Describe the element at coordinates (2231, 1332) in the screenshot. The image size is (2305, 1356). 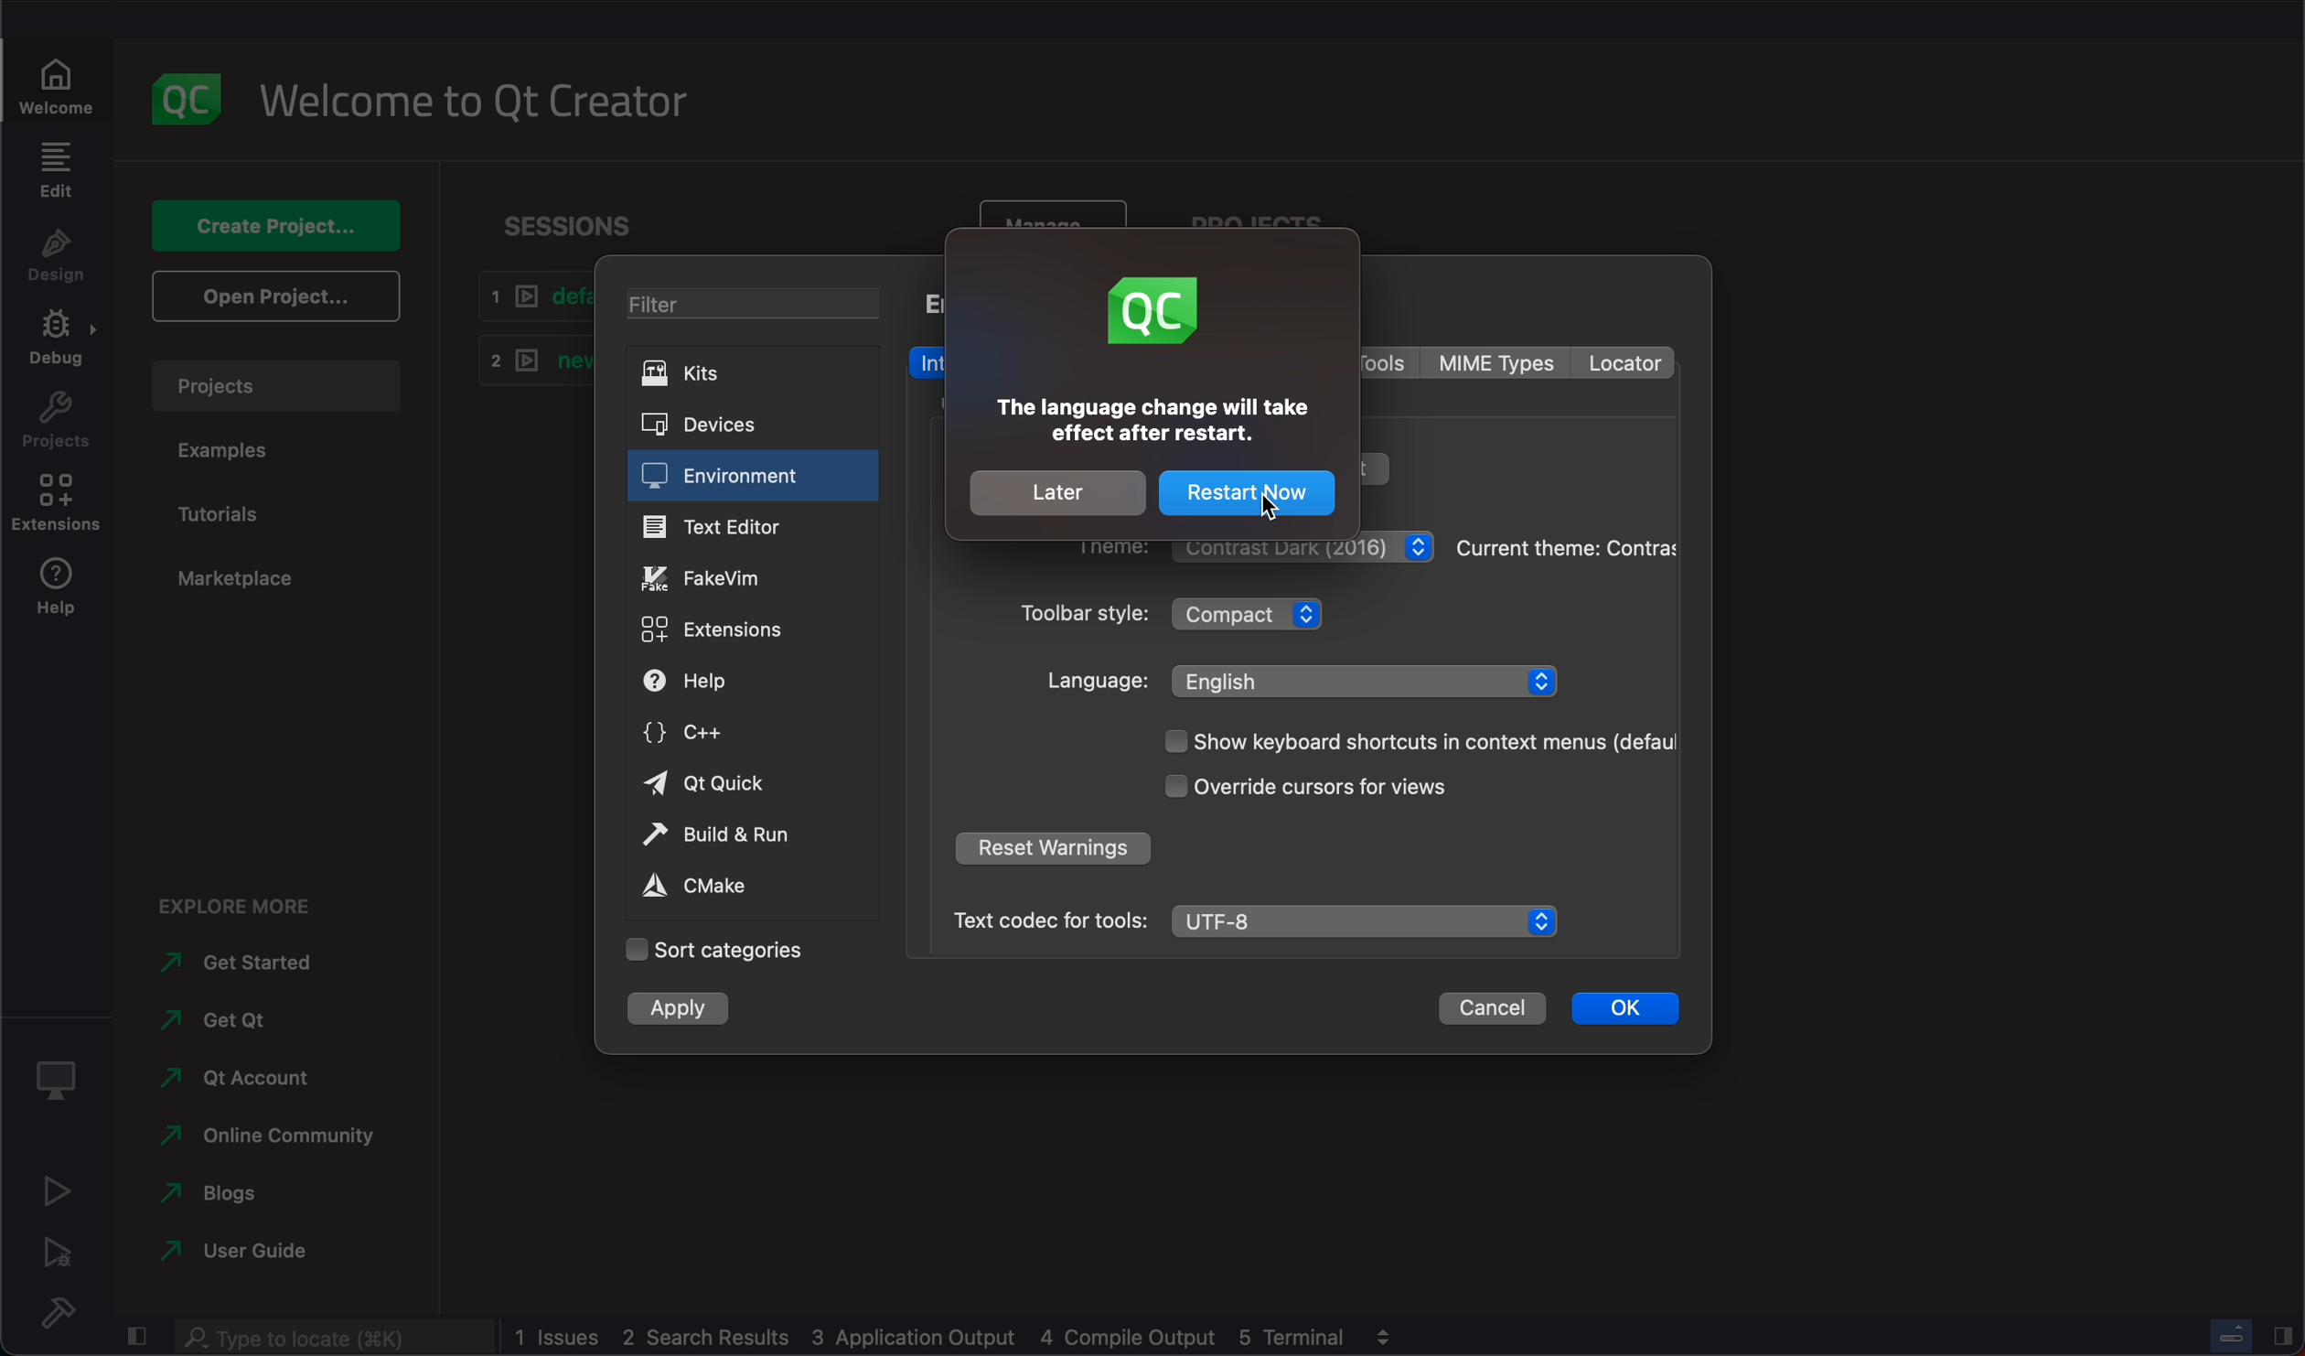
I see `progress bar` at that location.